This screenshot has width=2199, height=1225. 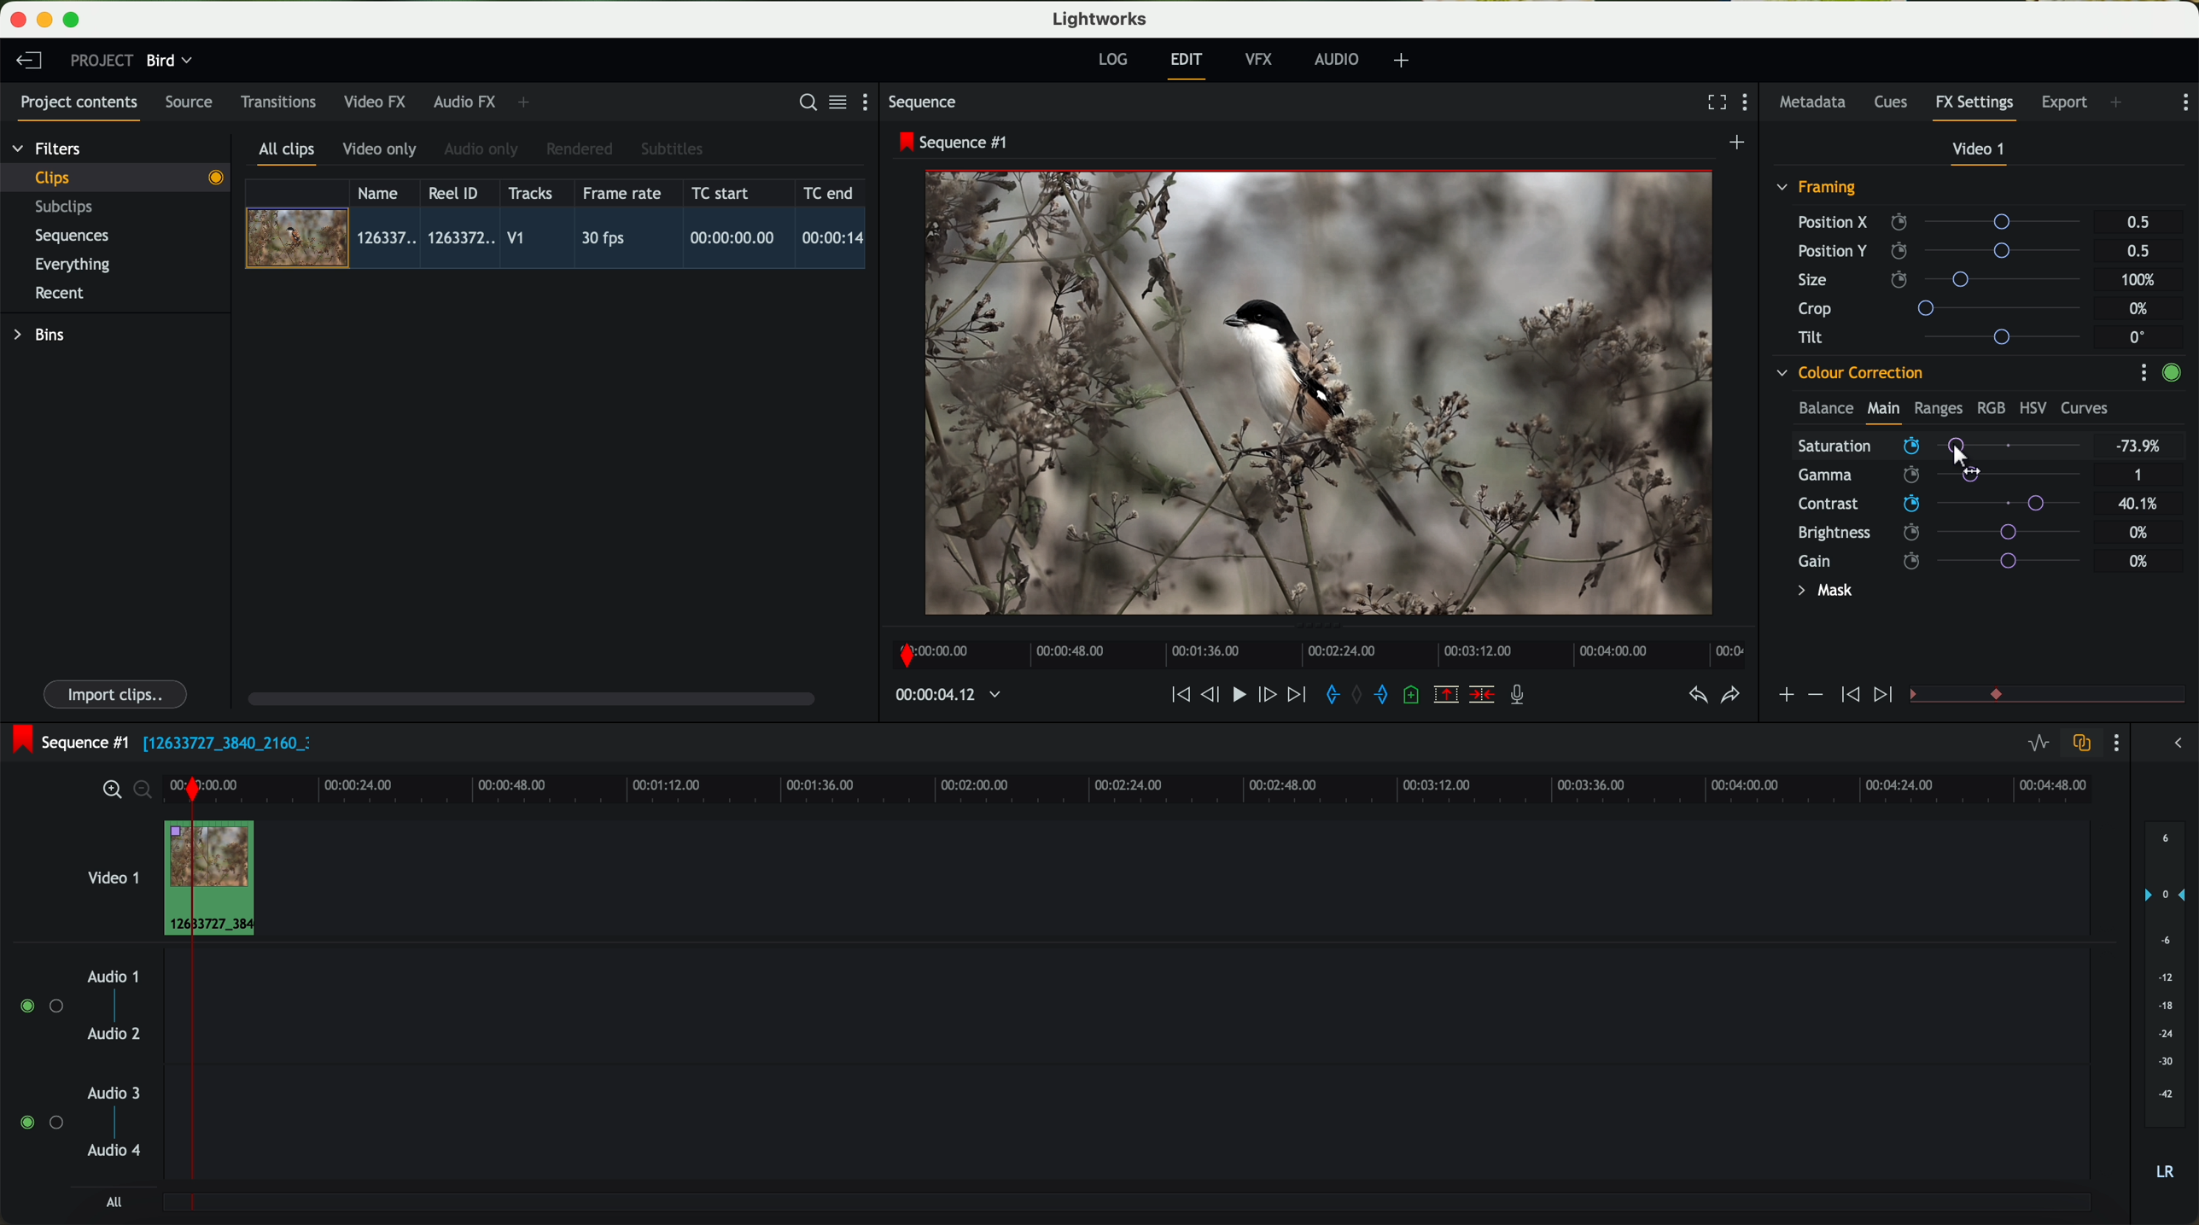 What do you see at coordinates (802, 103) in the screenshot?
I see `search for assets or bins` at bounding box center [802, 103].